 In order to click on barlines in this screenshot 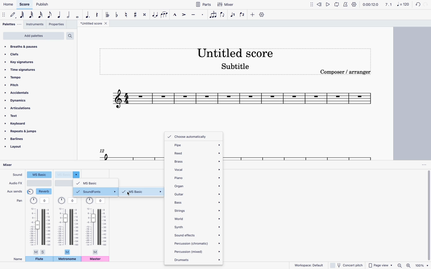, I will do `click(24, 139)`.